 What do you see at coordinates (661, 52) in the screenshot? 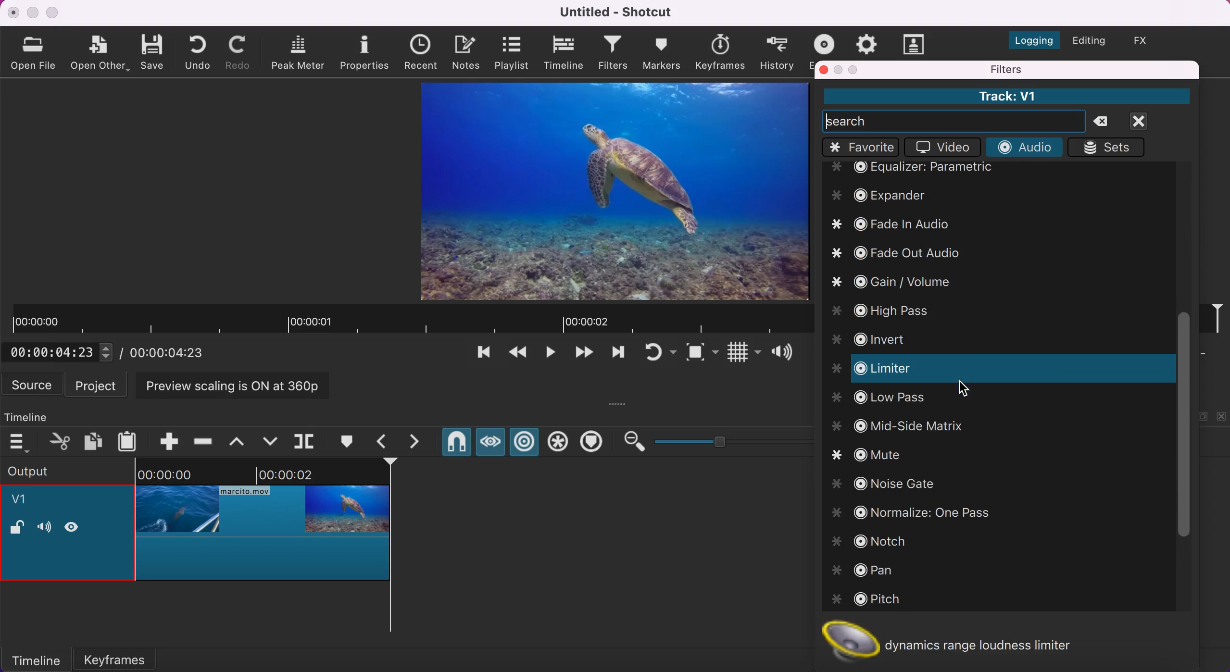
I see `markers` at bounding box center [661, 52].